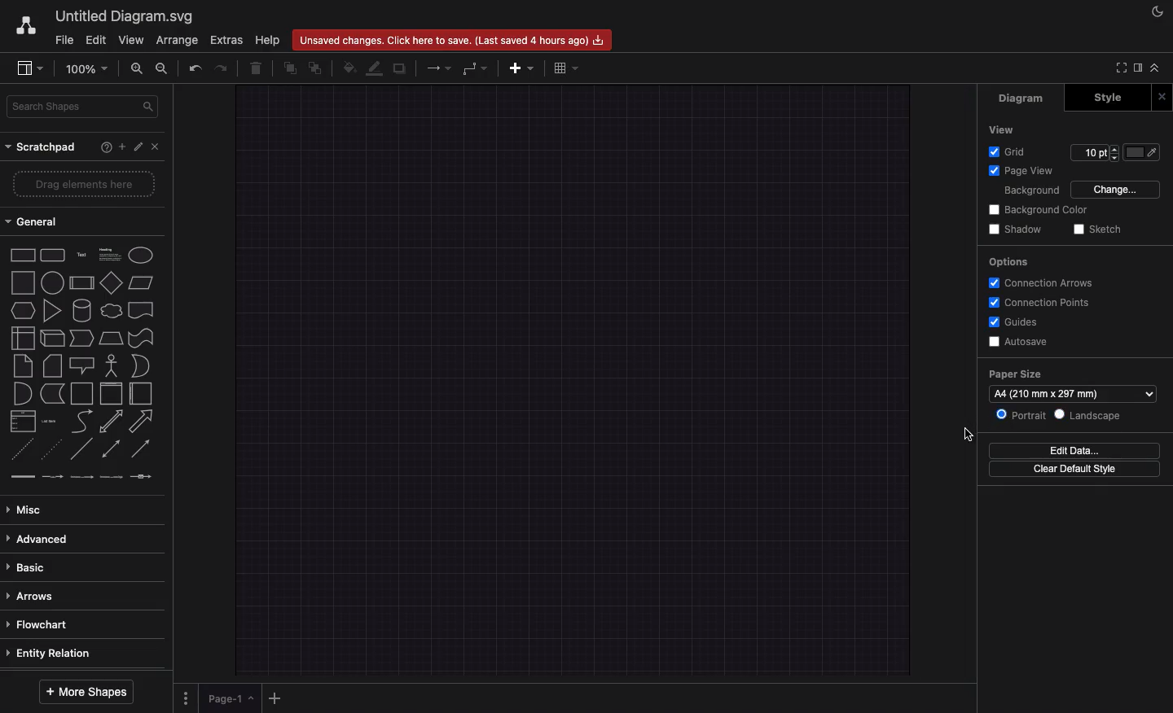 The width and height of the screenshot is (1173, 713). What do you see at coordinates (1073, 470) in the screenshot?
I see `Clear default style` at bounding box center [1073, 470].